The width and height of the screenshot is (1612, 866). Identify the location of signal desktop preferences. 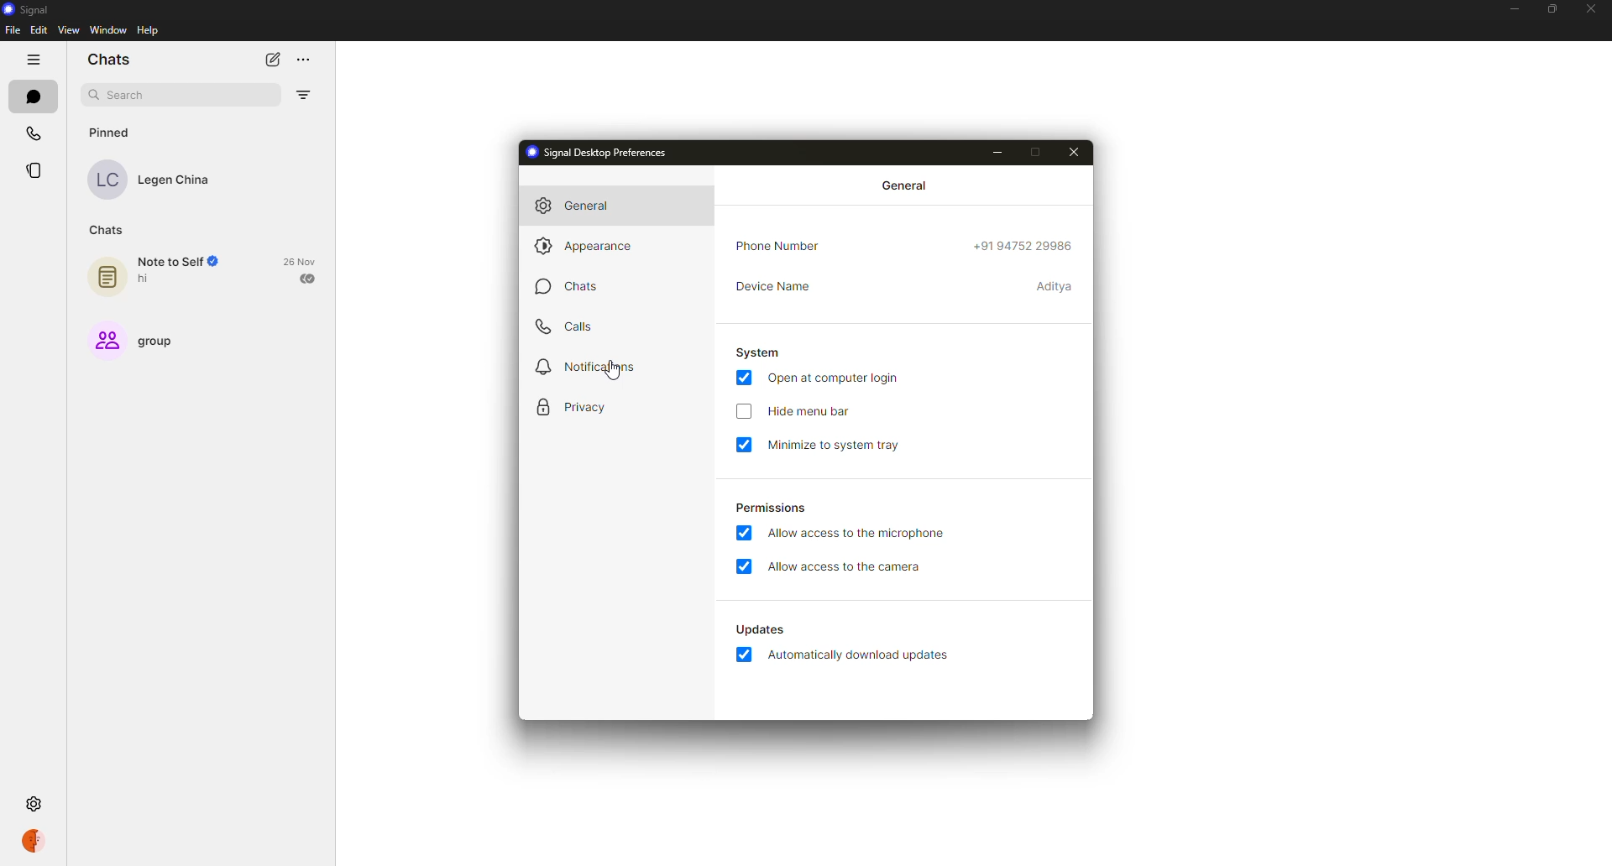
(595, 152).